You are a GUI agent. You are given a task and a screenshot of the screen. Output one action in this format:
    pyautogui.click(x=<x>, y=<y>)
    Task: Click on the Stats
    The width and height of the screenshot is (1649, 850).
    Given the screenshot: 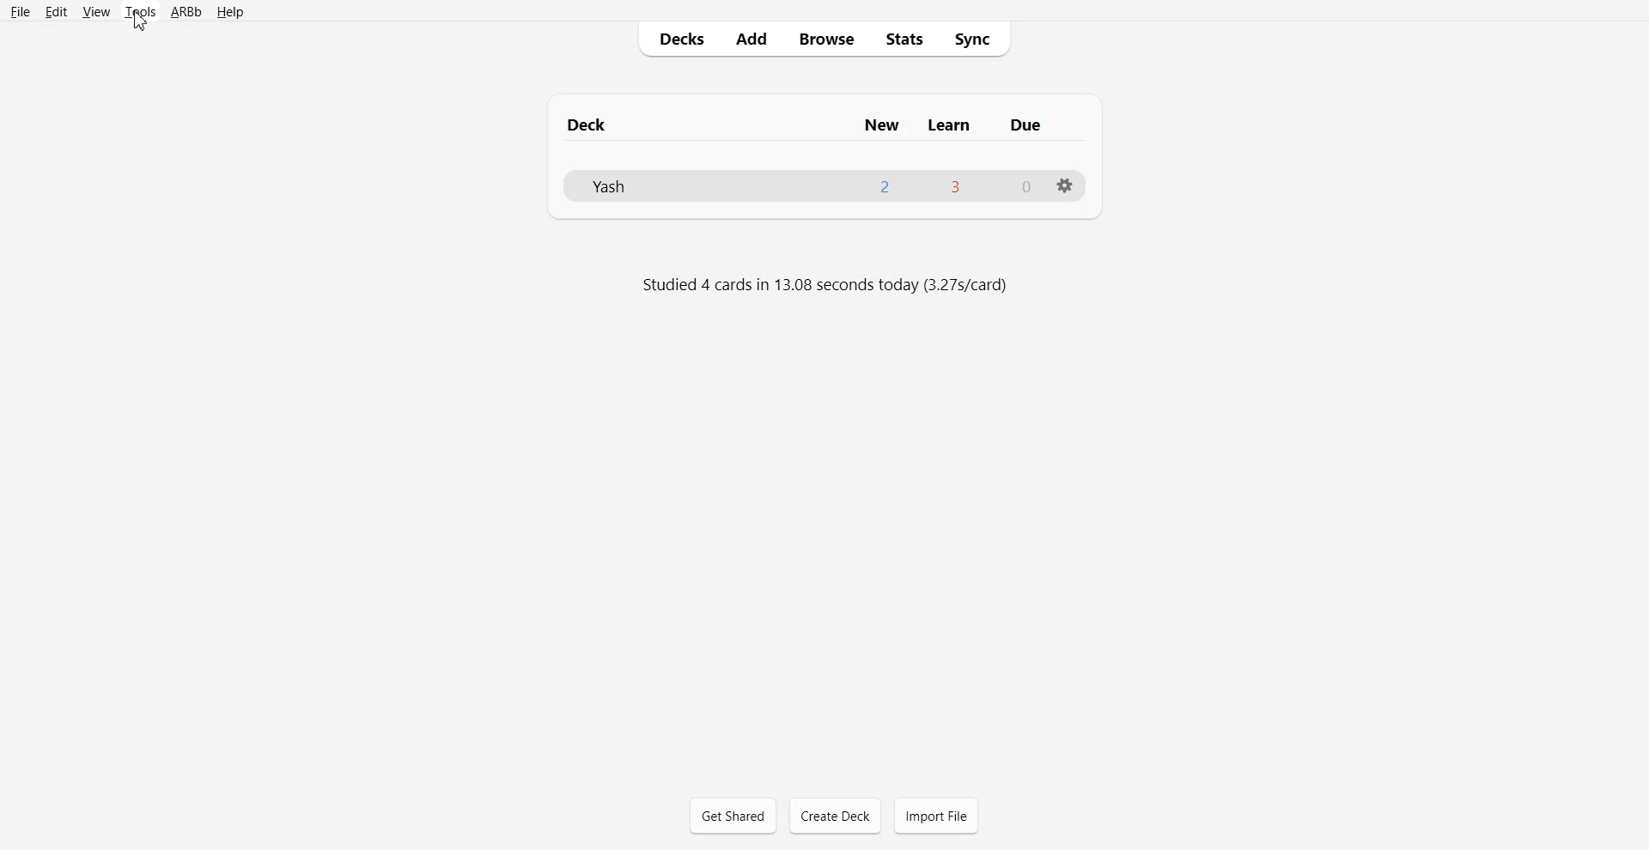 What is the action you would take?
    pyautogui.click(x=904, y=39)
    